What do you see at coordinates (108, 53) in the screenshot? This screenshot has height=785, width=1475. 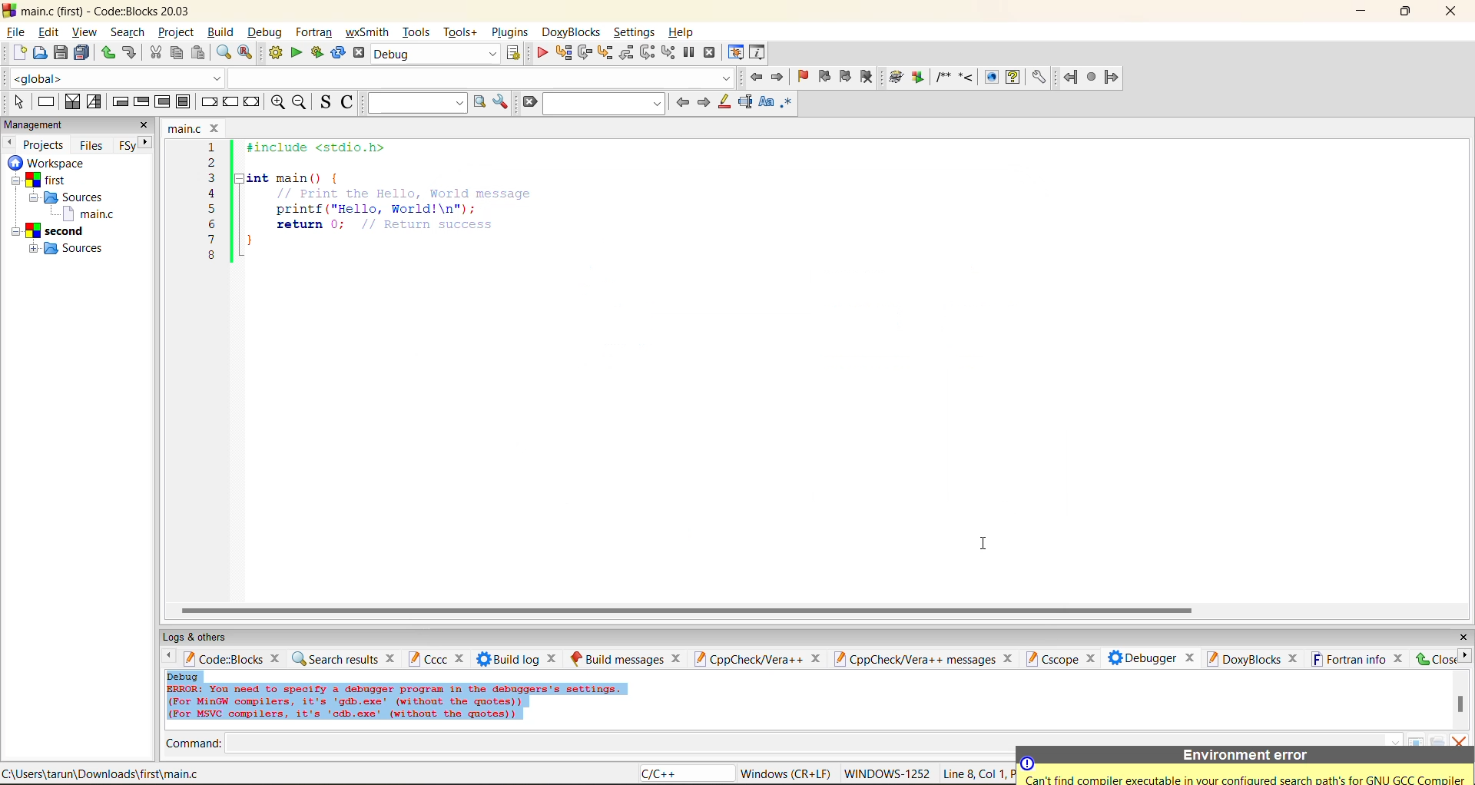 I see `redo` at bounding box center [108, 53].